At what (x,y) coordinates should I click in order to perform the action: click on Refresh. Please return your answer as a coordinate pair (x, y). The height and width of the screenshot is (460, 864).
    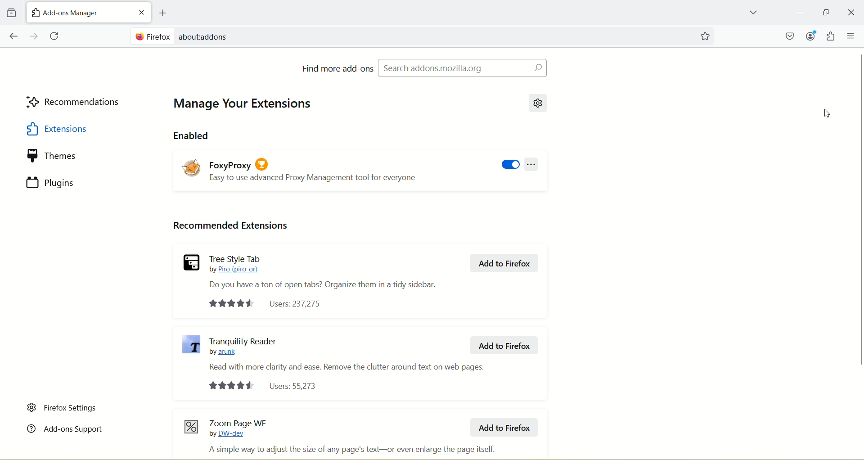
    Looking at the image, I should click on (56, 36).